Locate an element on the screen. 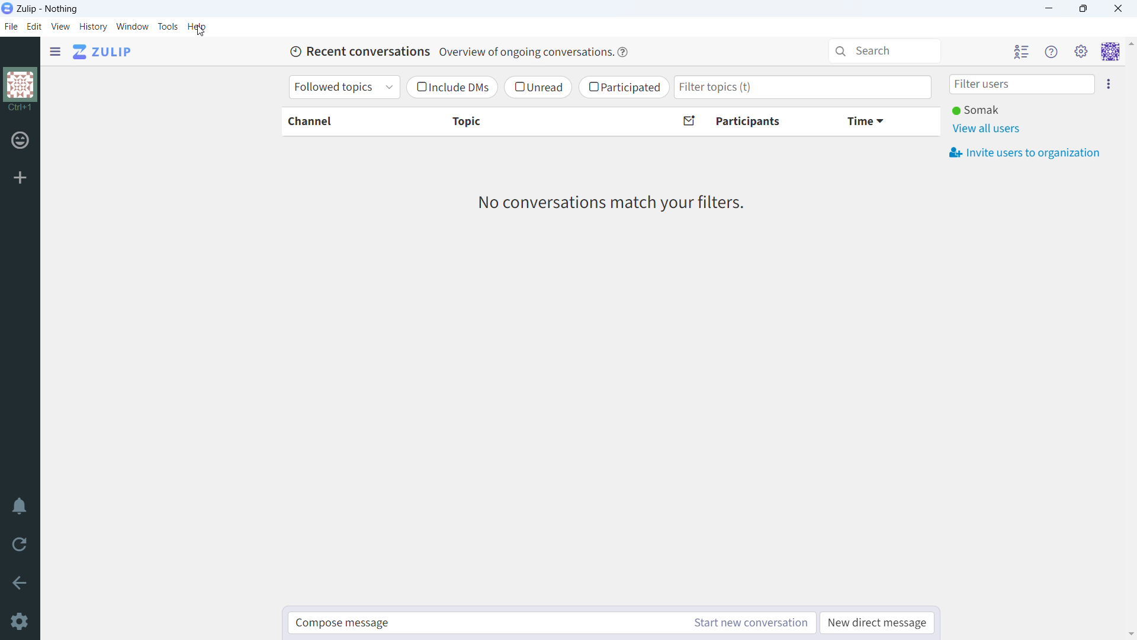 The width and height of the screenshot is (1137, 640). sort by time is located at coordinates (881, 121).